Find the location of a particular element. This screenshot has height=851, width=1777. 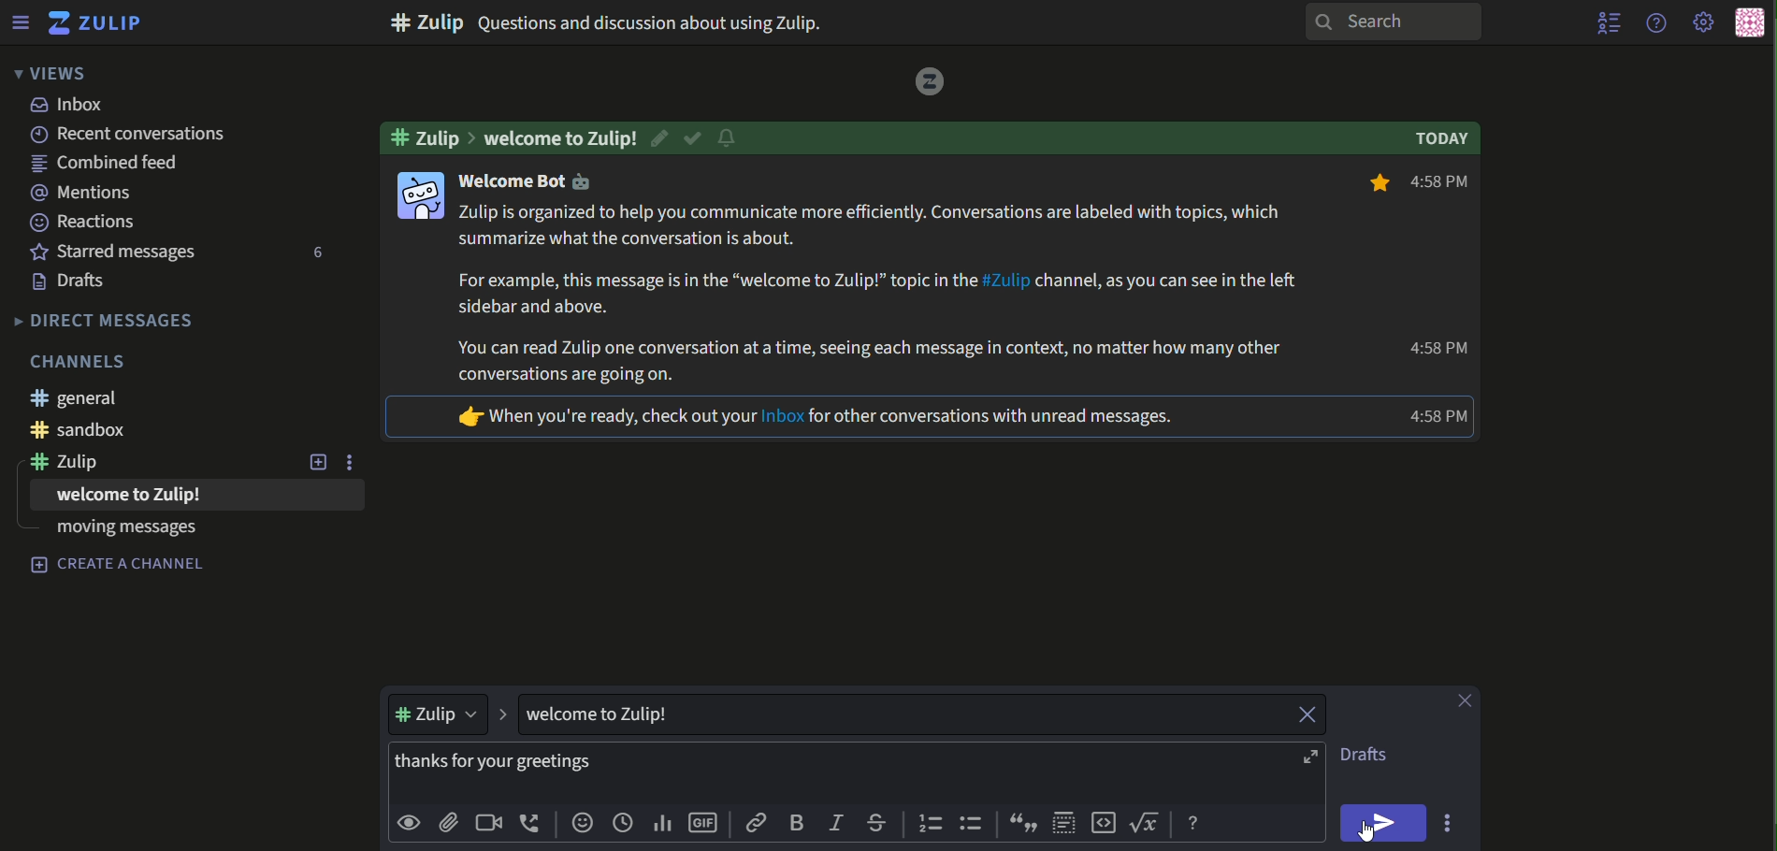

text is located at coordinates (195, 135).